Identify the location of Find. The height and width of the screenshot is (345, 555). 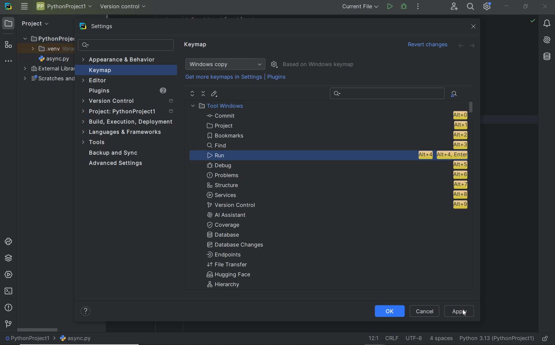
(337, 145).